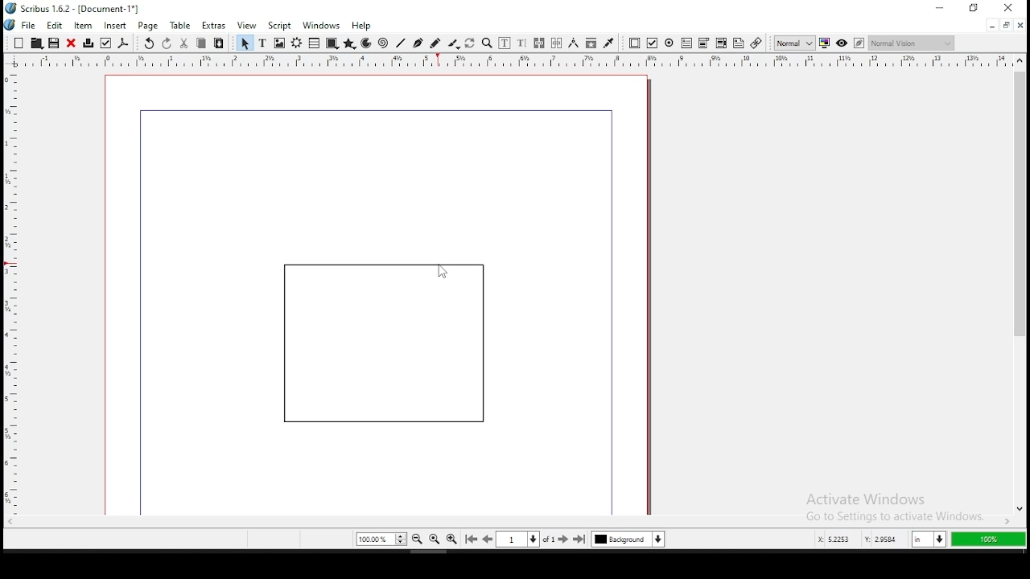  I want to click on restore, so click(1007, 27).